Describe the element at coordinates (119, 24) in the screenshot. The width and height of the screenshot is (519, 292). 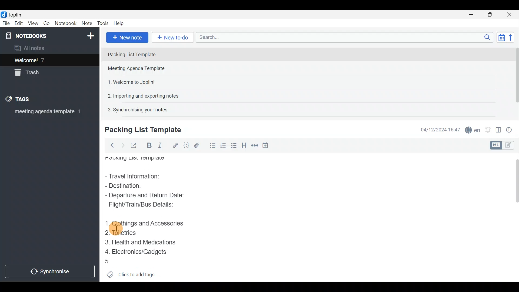
I see `Help` at that location.